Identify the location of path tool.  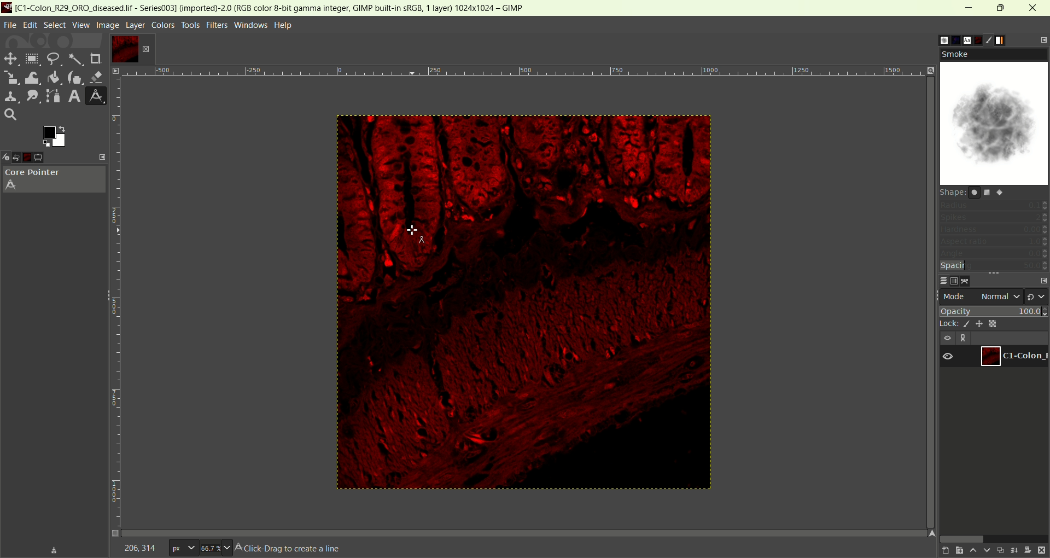
(51, 95).